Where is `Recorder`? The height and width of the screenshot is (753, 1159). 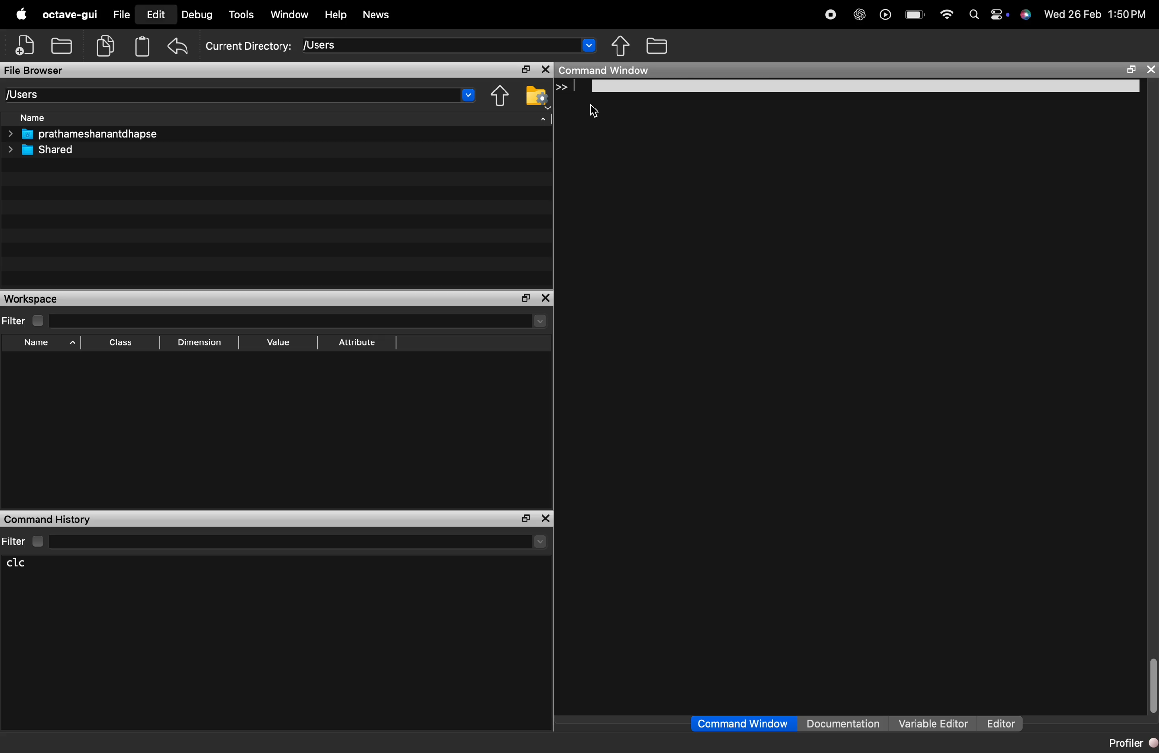 Recorder is located at coordinates (830, 14).